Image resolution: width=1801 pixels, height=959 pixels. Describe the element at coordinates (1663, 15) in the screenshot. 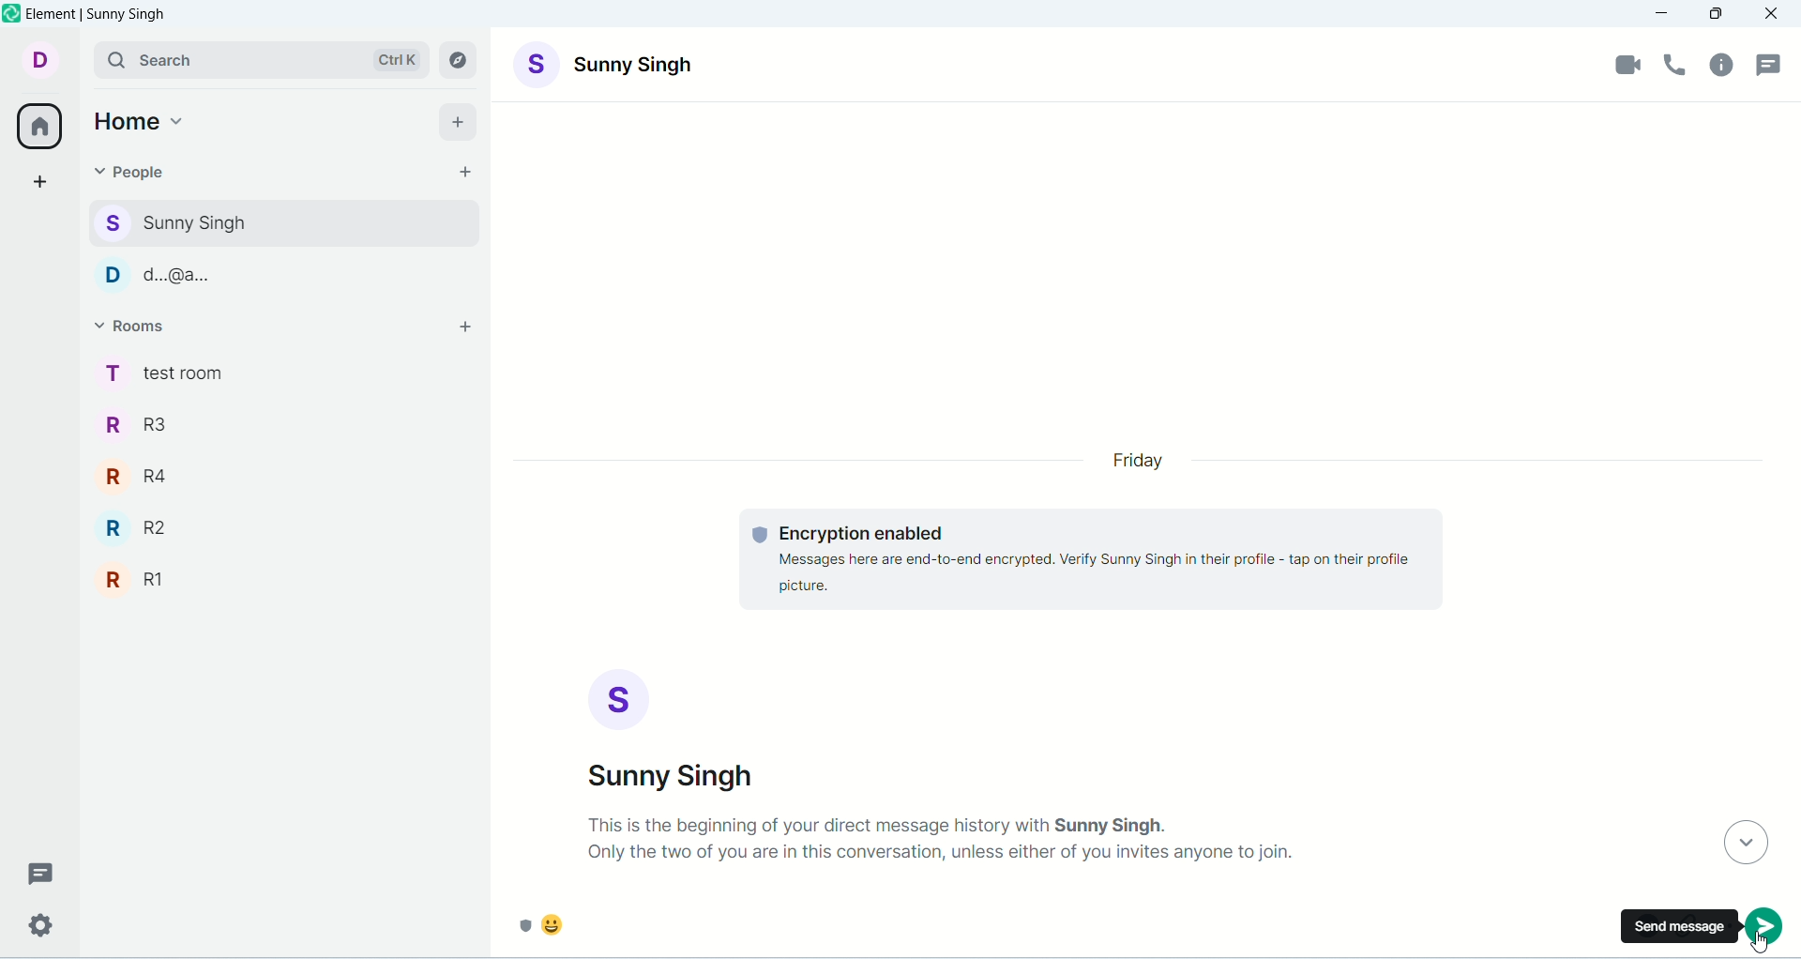

I see `minimize` at that location.